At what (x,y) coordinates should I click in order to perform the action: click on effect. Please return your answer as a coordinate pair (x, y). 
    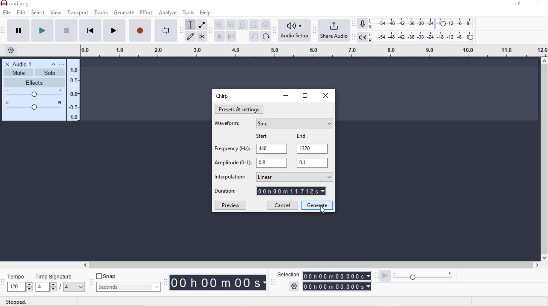
    Looking at the image, I should click on (146, 12).